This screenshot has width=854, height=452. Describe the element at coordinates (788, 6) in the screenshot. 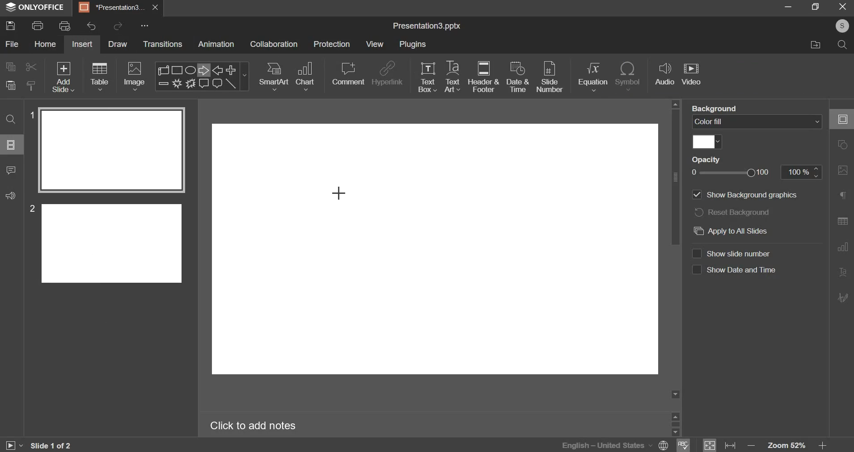

I see `minimize` at that location.